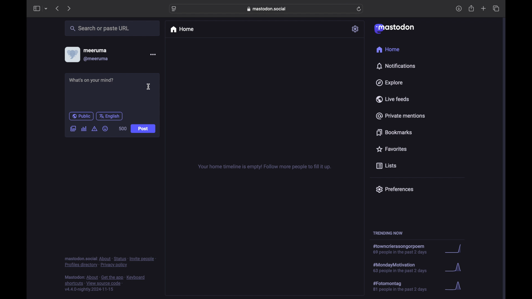 The image size is (532, 299). I want to click on lists, so click(386, 166).